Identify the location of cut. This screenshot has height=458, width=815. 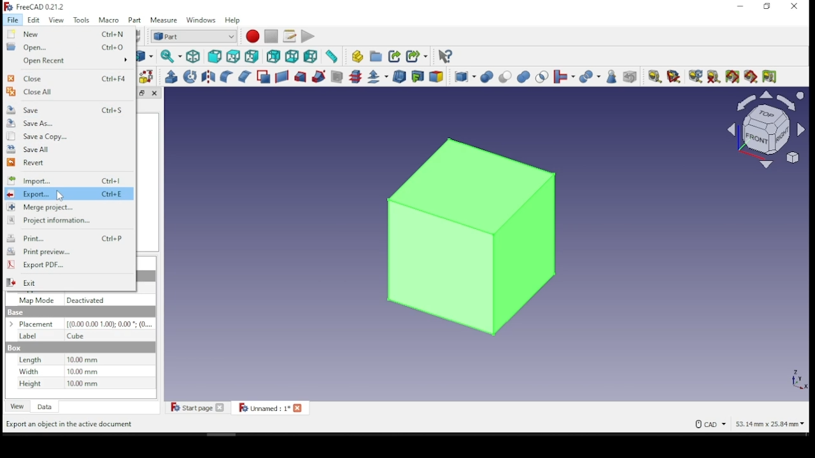
(506, 76).